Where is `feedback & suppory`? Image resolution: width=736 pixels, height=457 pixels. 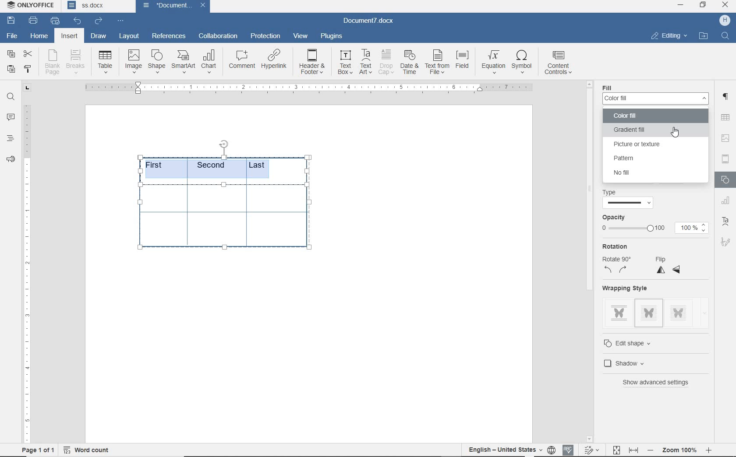
feedback & suppory is located at coordinates (11, 161).